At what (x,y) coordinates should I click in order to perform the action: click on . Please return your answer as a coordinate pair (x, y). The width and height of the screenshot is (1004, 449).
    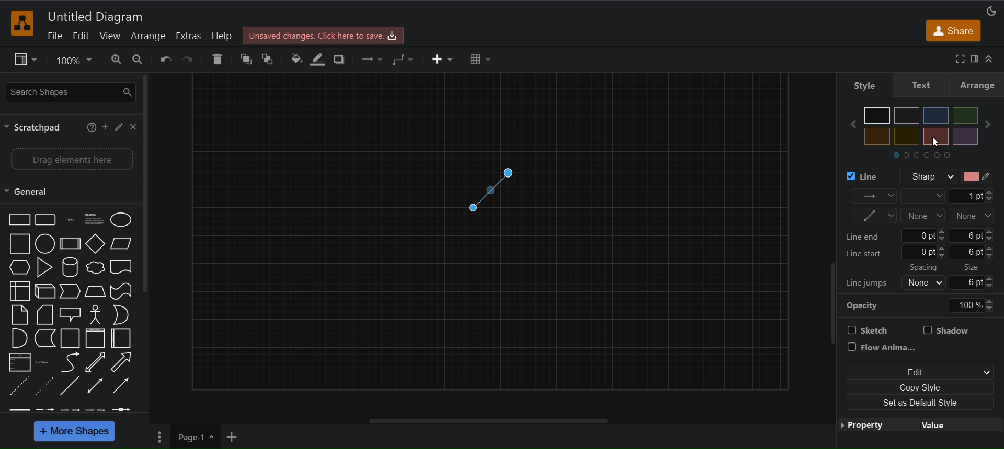
    Looking at the image, I should click on (923, 305).